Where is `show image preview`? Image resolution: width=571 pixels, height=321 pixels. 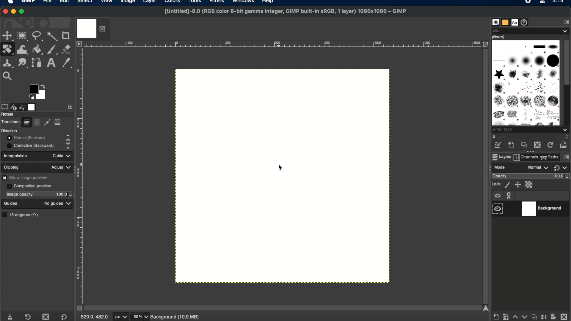
show image preview is located at coordinates (26, 177).